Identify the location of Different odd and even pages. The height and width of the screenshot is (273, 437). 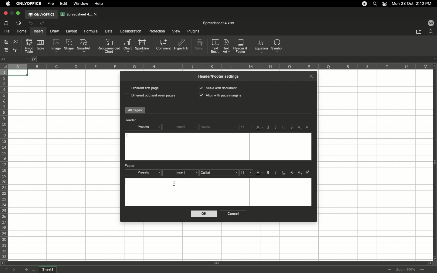
(149, 96).